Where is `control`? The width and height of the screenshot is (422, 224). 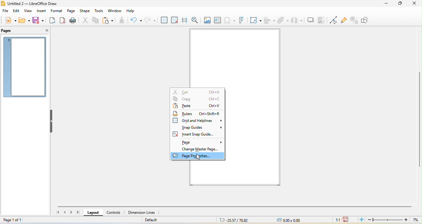 control is located at coordinates (114, 213).